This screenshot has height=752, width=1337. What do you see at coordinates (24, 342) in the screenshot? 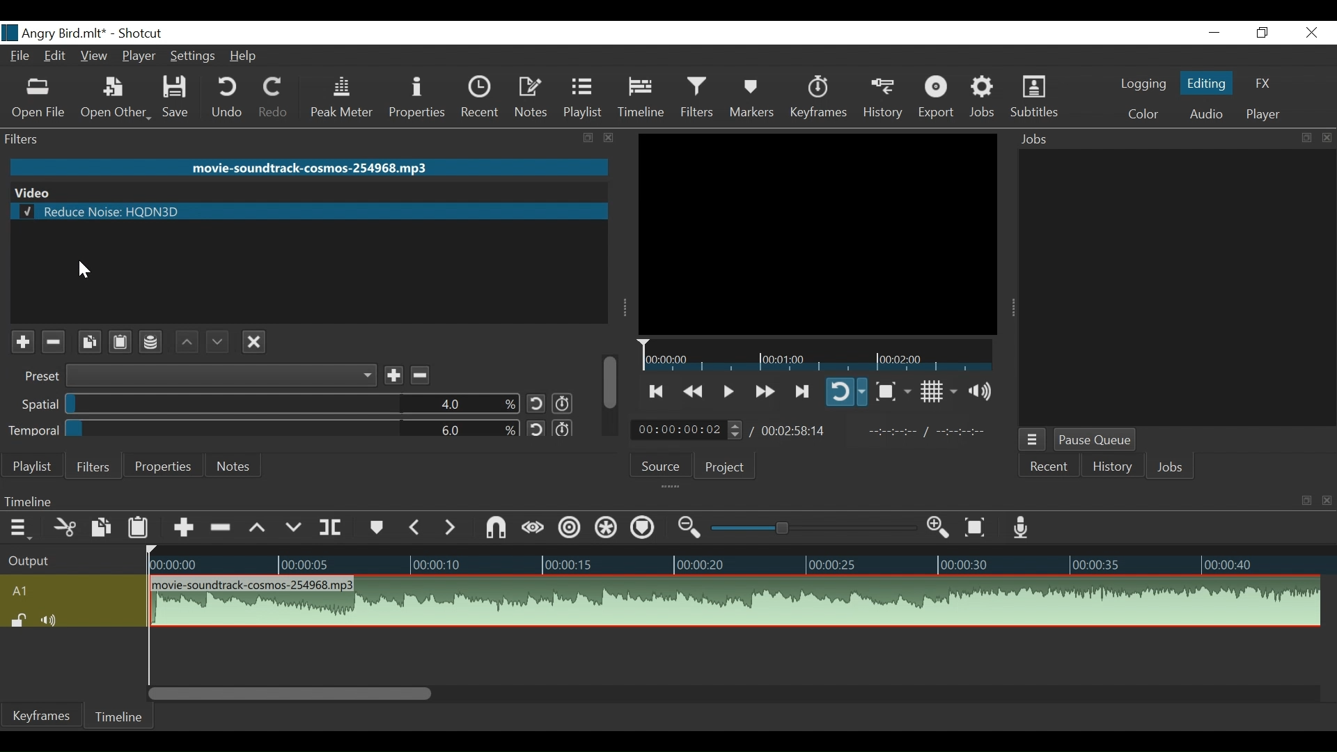
I see `Add a filter` at bounding box center [24, 342].